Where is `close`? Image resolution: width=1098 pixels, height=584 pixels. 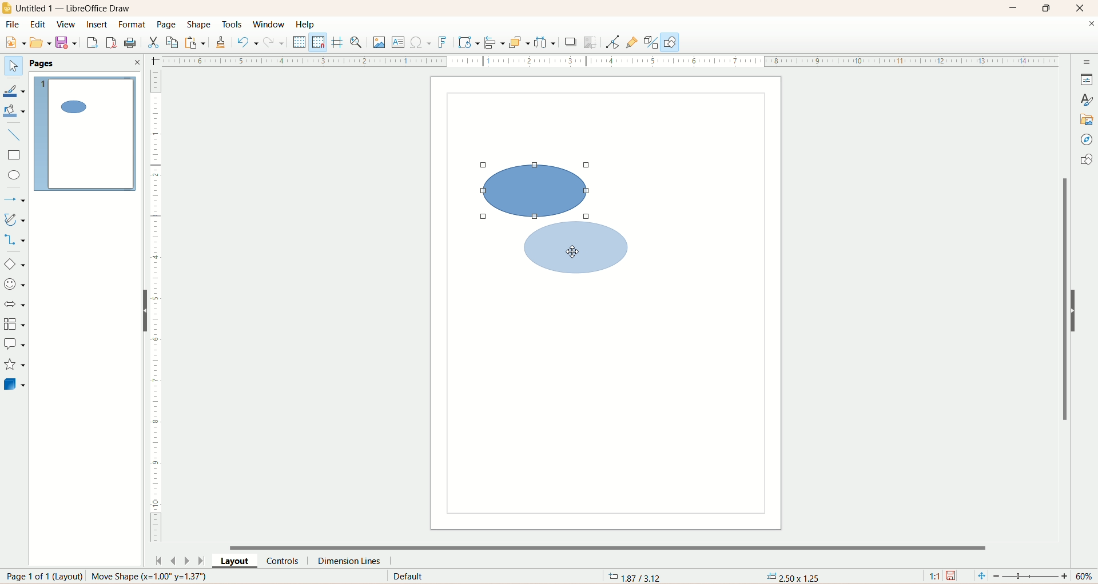 close is located at coordinates (137, 63).